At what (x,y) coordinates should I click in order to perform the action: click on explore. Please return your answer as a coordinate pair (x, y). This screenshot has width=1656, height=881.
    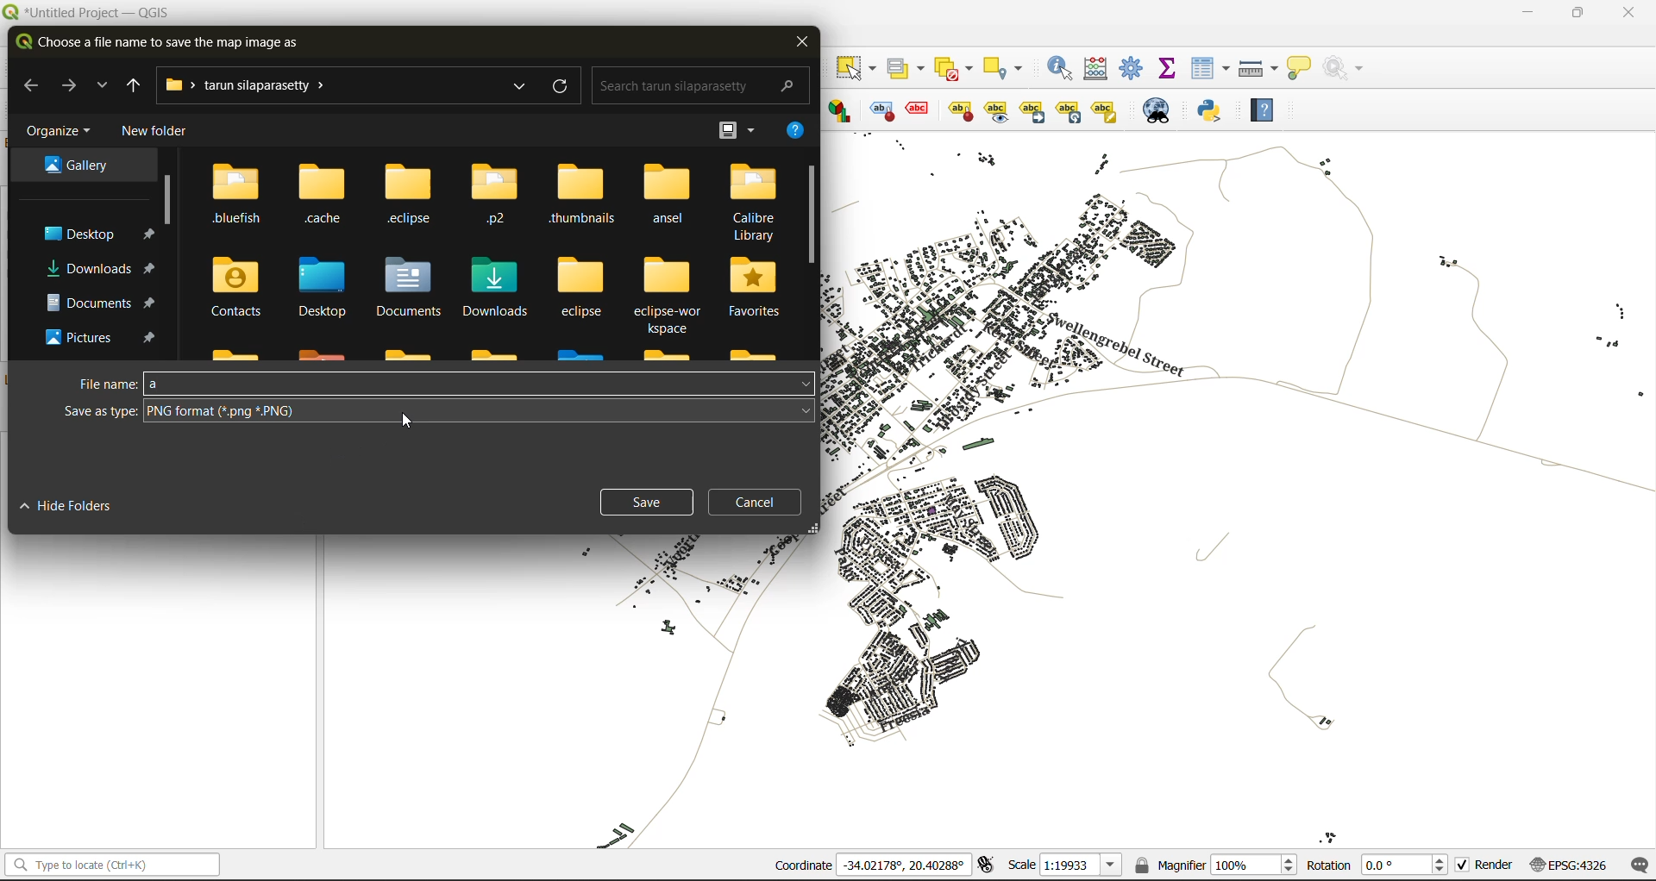
    Looking at the image, I should click on (103, 87).